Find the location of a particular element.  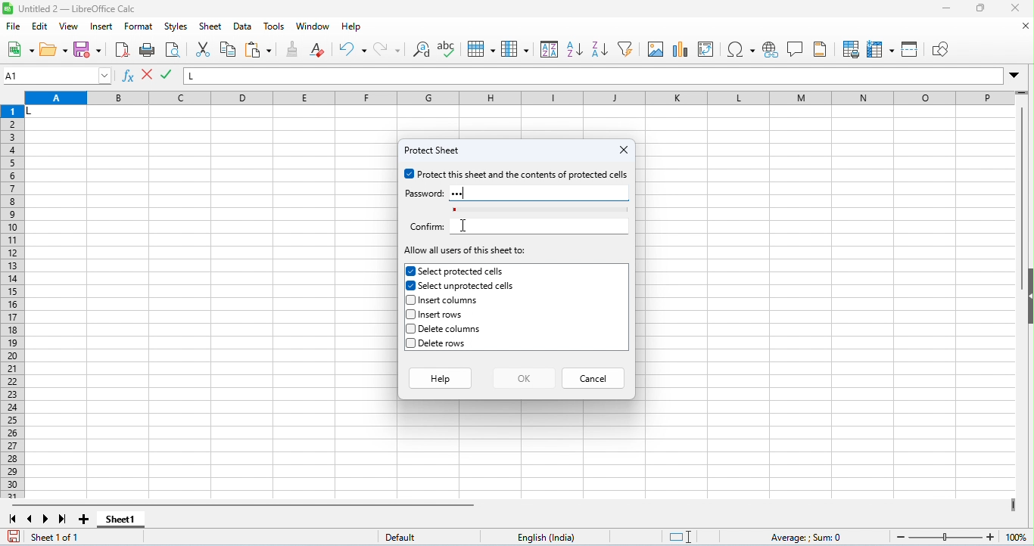

insert chart is located at coordinates (681, 51).